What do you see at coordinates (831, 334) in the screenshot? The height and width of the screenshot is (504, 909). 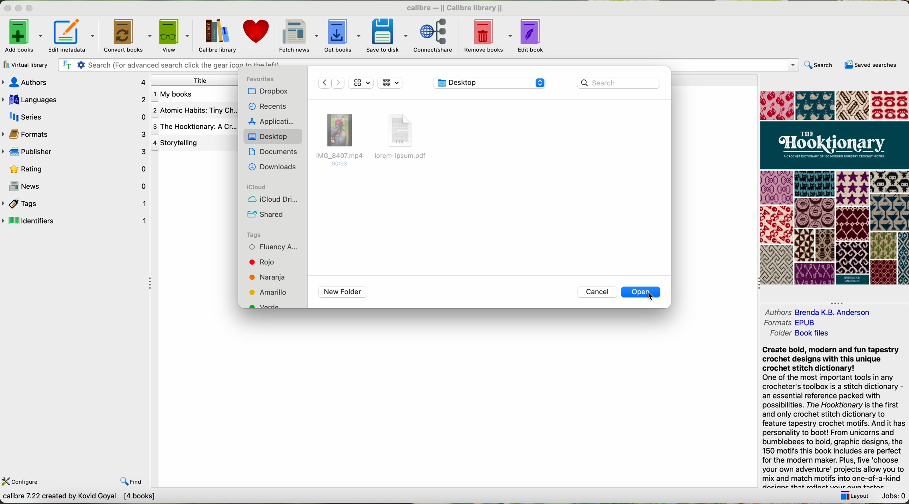 I see `Book File` at bounding box center [831, 334].